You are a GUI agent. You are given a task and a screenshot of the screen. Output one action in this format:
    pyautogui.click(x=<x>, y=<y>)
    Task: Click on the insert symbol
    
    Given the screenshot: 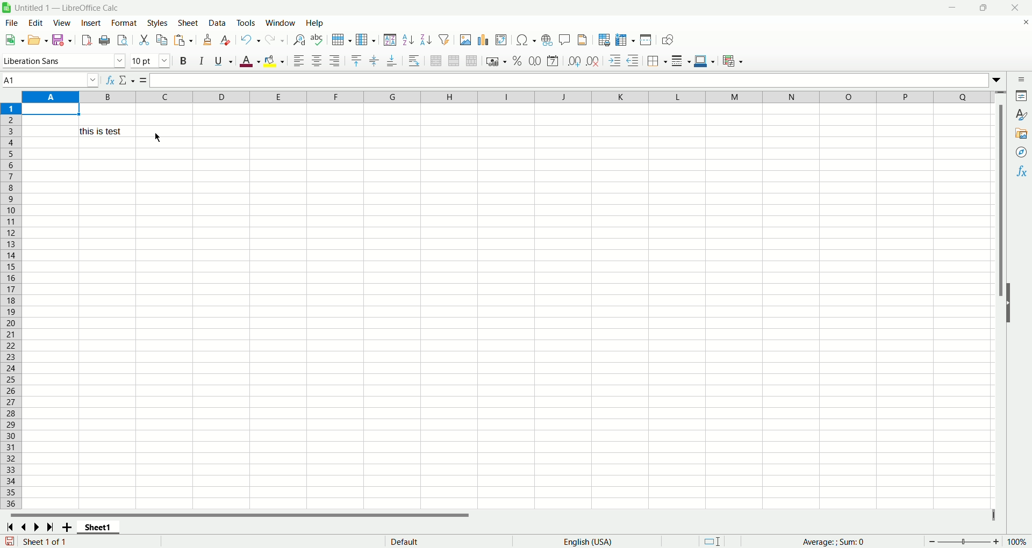 What is the action you would take?
    pyautogui.click(x=525, y=40)
    